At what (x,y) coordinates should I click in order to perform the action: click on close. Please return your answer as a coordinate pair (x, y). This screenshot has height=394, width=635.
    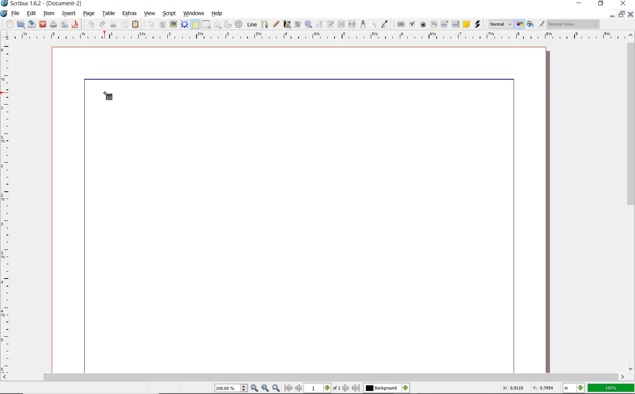
    Looking at the image, I should click on (631, 14).